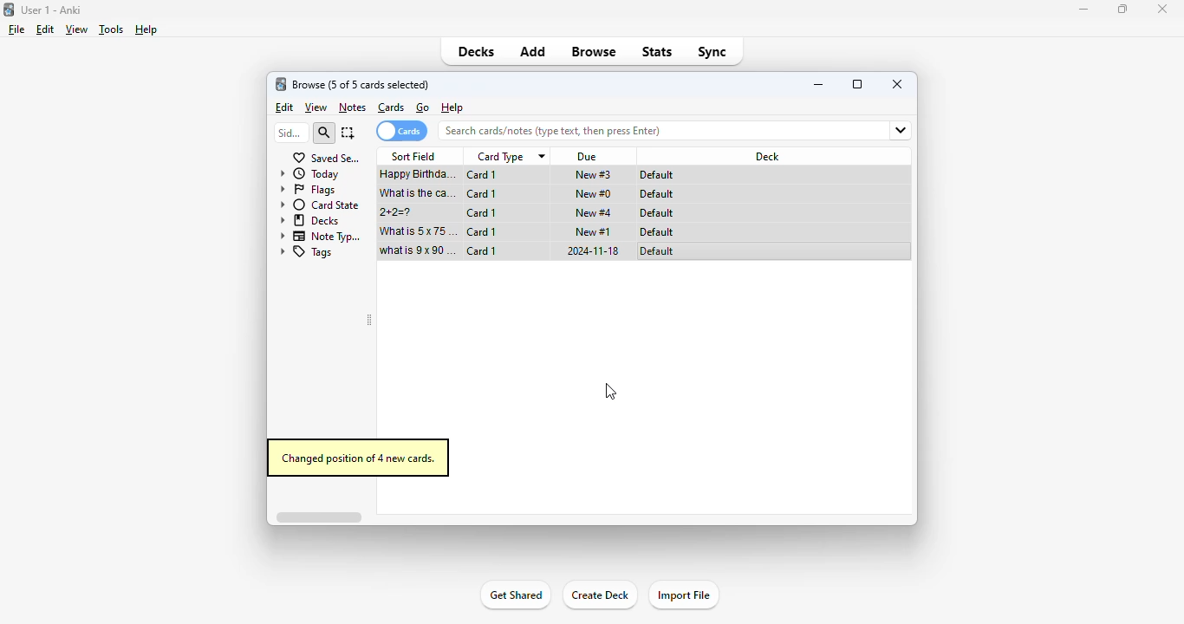  Describe the element at coordinates (401, 131) in the screenshot. I see `cards` at that location.